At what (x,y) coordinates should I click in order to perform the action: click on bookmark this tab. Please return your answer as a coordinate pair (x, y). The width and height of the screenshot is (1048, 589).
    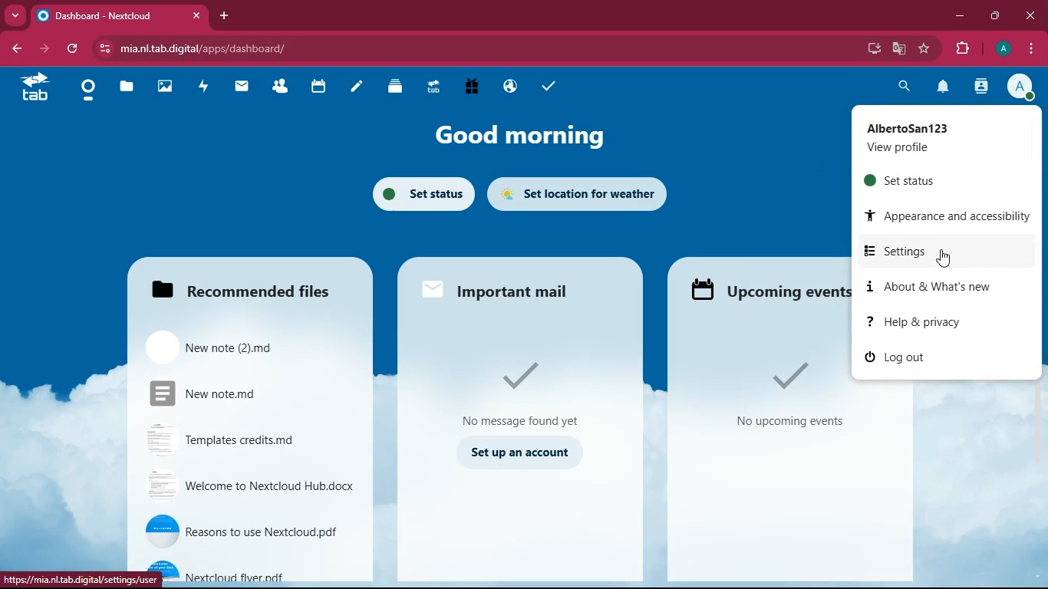
    Looking at the image, I should click on (924, 47).